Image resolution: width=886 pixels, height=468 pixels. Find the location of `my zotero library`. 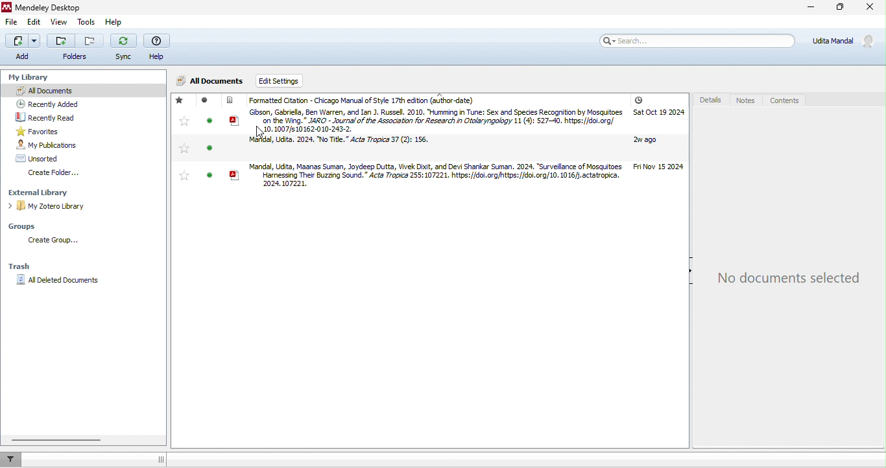

my zotero library is located at coordinates (49, 206).